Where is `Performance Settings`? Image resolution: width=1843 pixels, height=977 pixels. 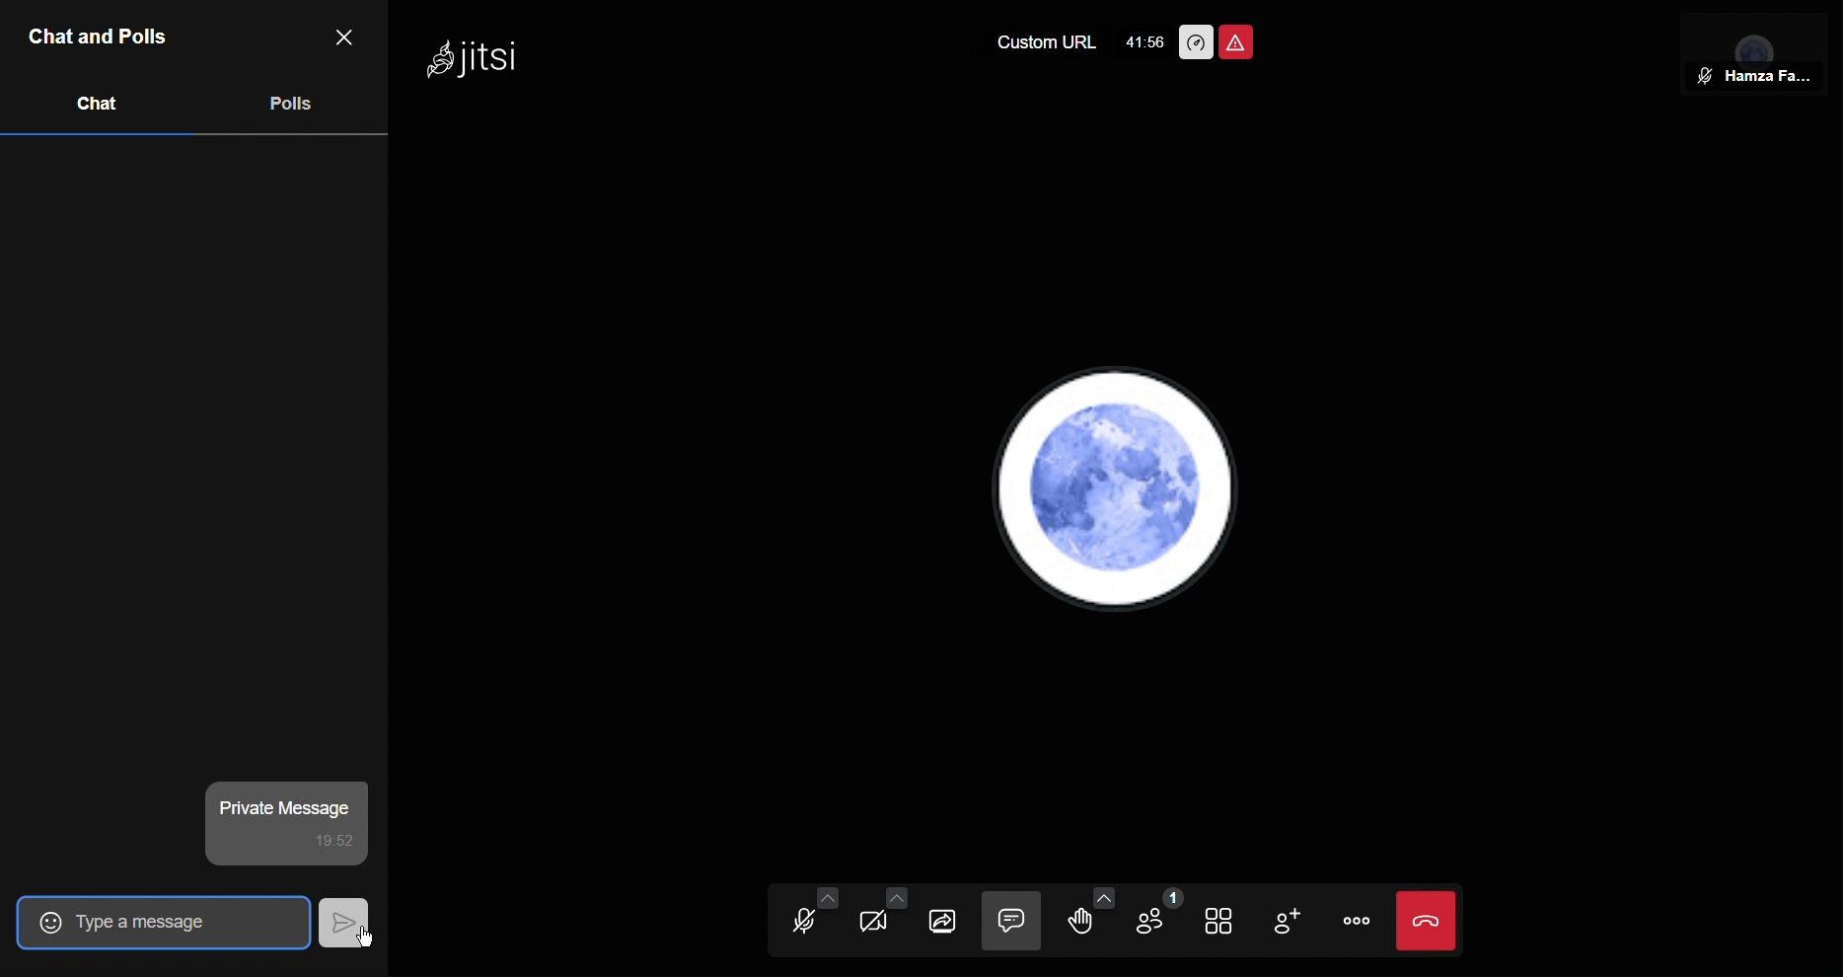
Performance Settings is located at coordinates (1191, 41).